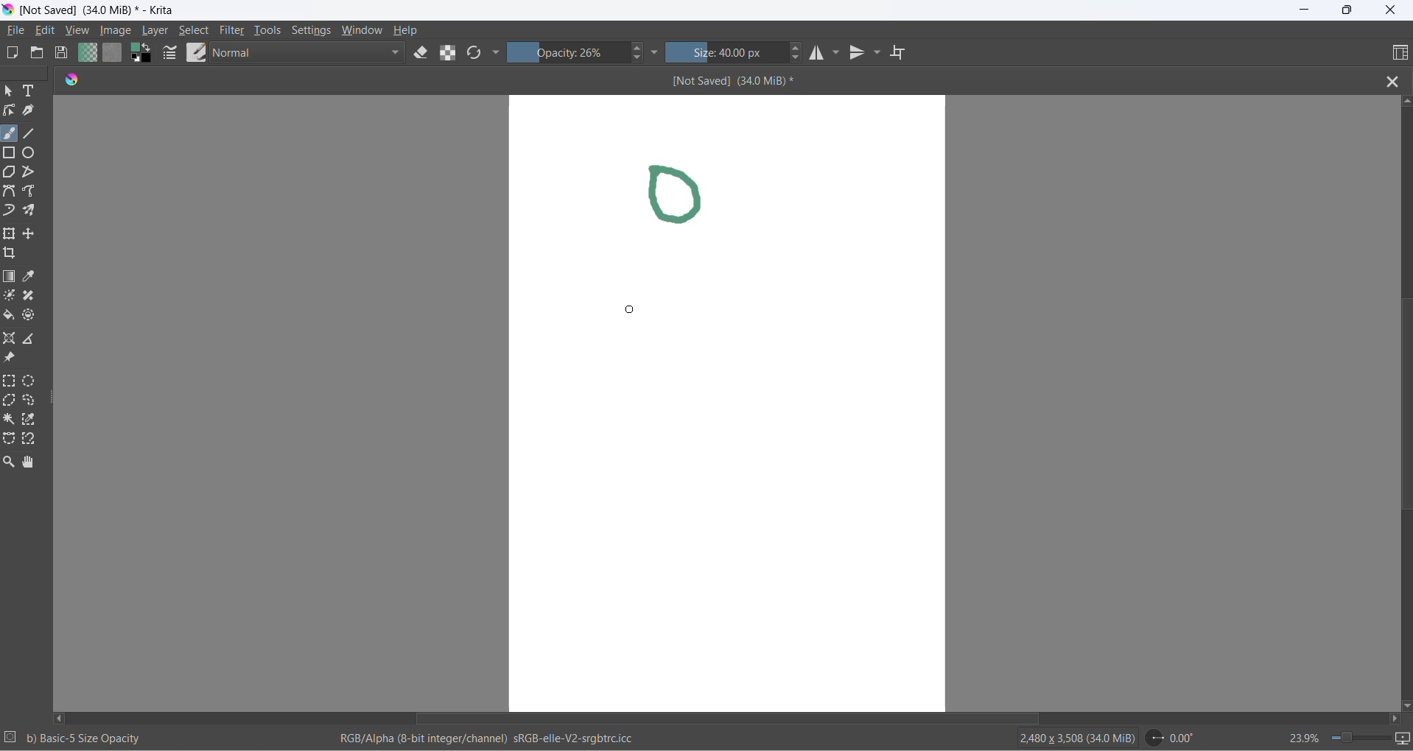  I want to click on polyline tool, so click(33, 172).